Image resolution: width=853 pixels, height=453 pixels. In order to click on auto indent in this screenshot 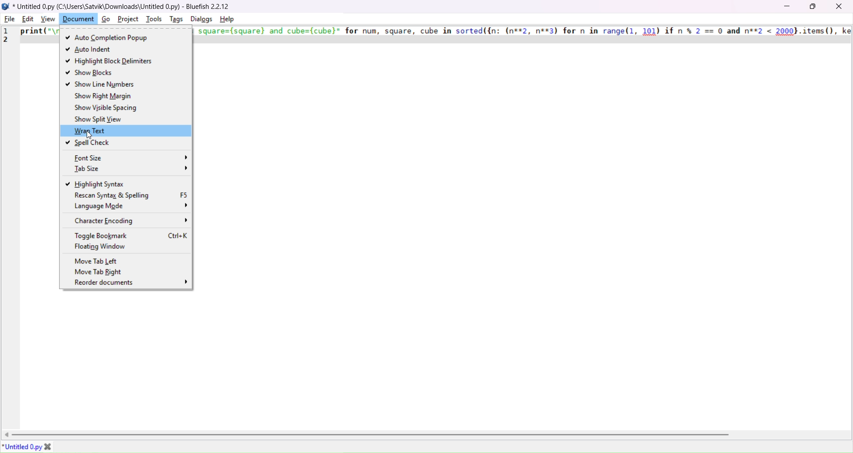, I will do `click(90, 51)`.